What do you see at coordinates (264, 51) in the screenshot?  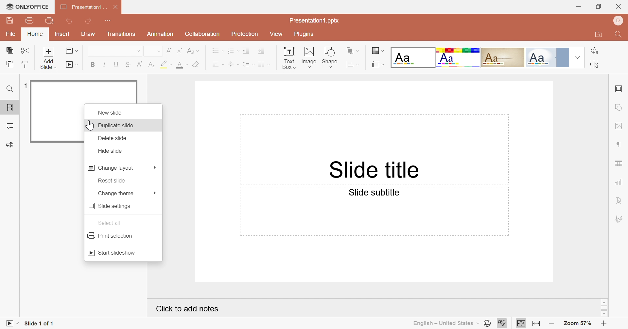 I see `Increase indent` at bounding box center [264, 51].